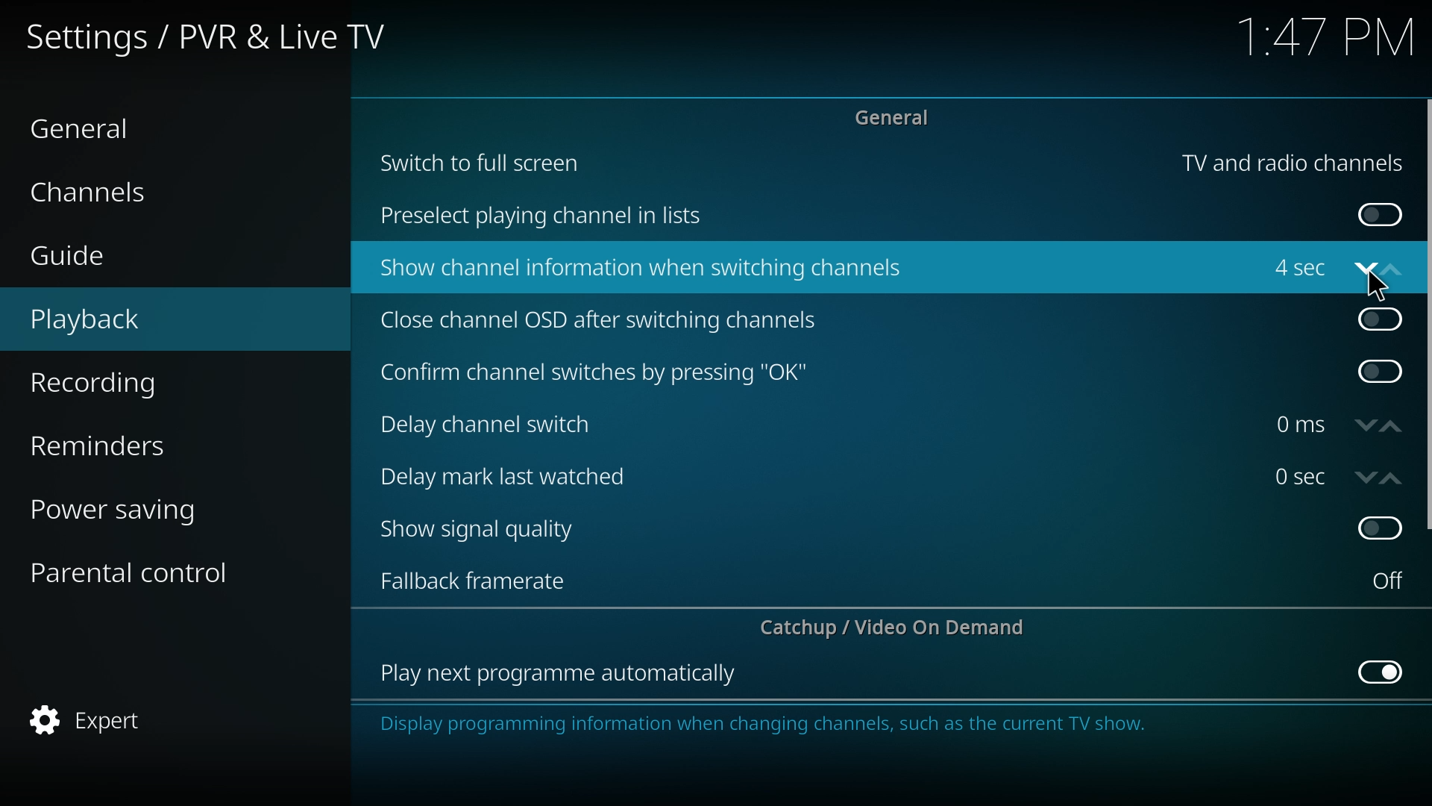 This screenshot has width=1432, height=806. I want to click on cursor, so click(1380, 284).